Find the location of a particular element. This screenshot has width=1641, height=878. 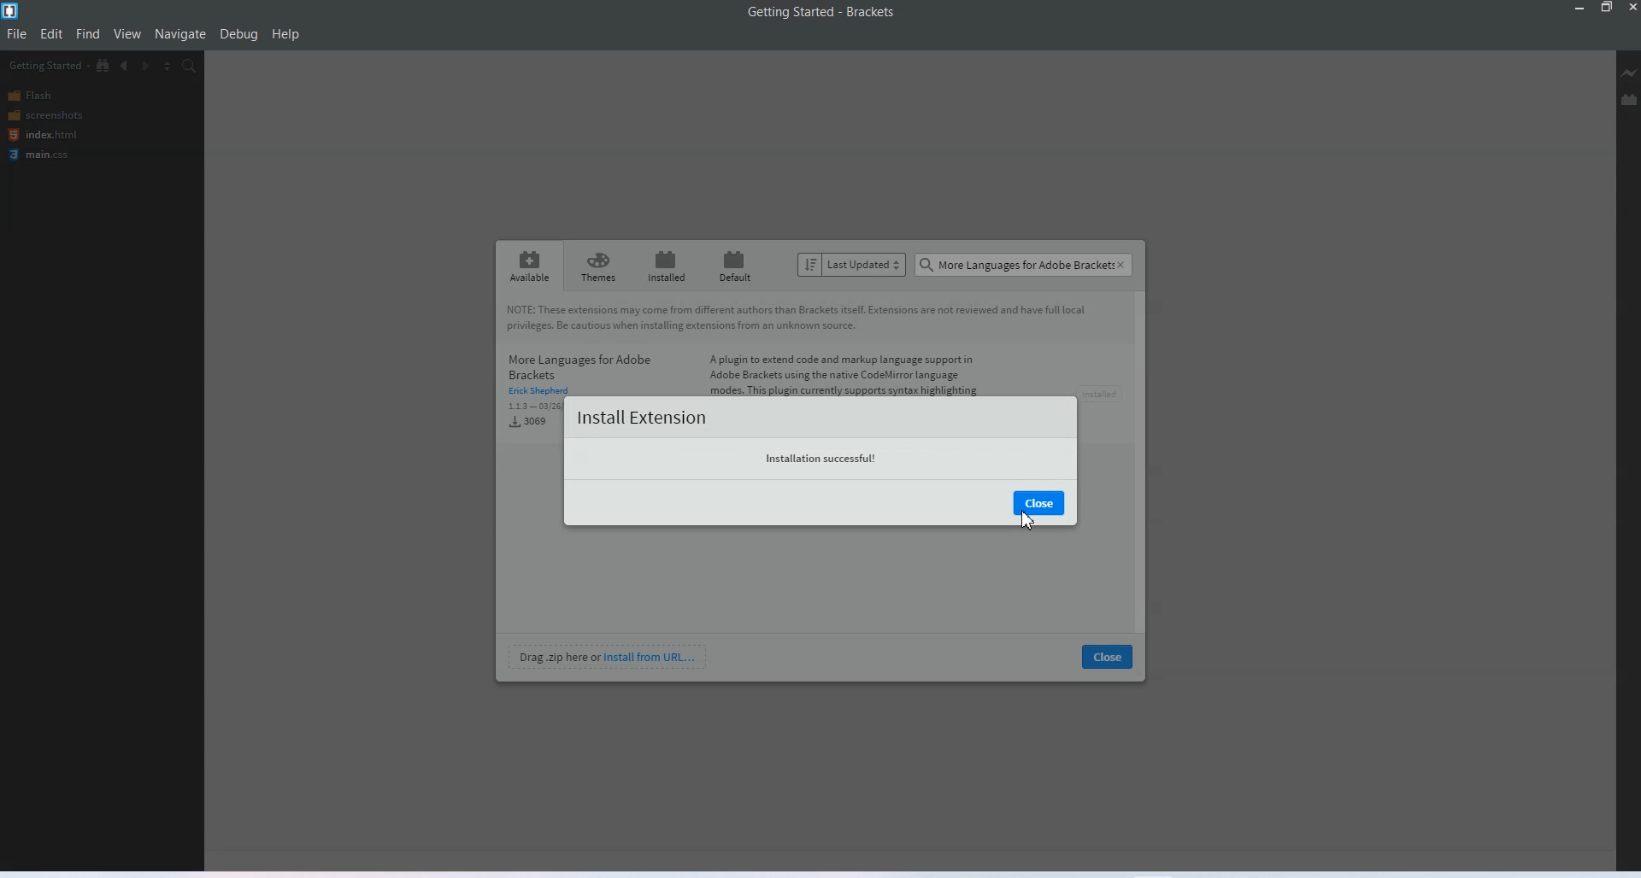

And more language for adobe brackets is located at coordinates (582, 364).